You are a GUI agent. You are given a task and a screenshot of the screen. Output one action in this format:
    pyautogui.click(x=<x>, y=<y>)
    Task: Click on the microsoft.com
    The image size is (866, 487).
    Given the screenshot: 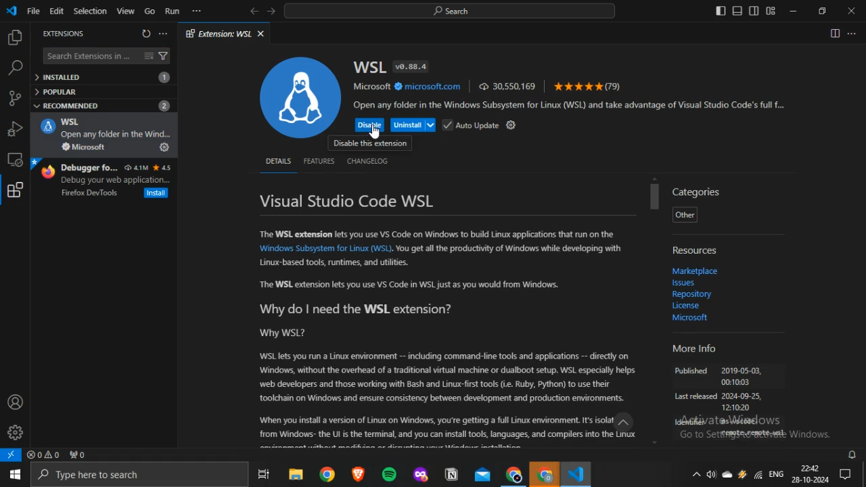 What is the action you would take?
    pyautogui.click(x=428, y=87)
    